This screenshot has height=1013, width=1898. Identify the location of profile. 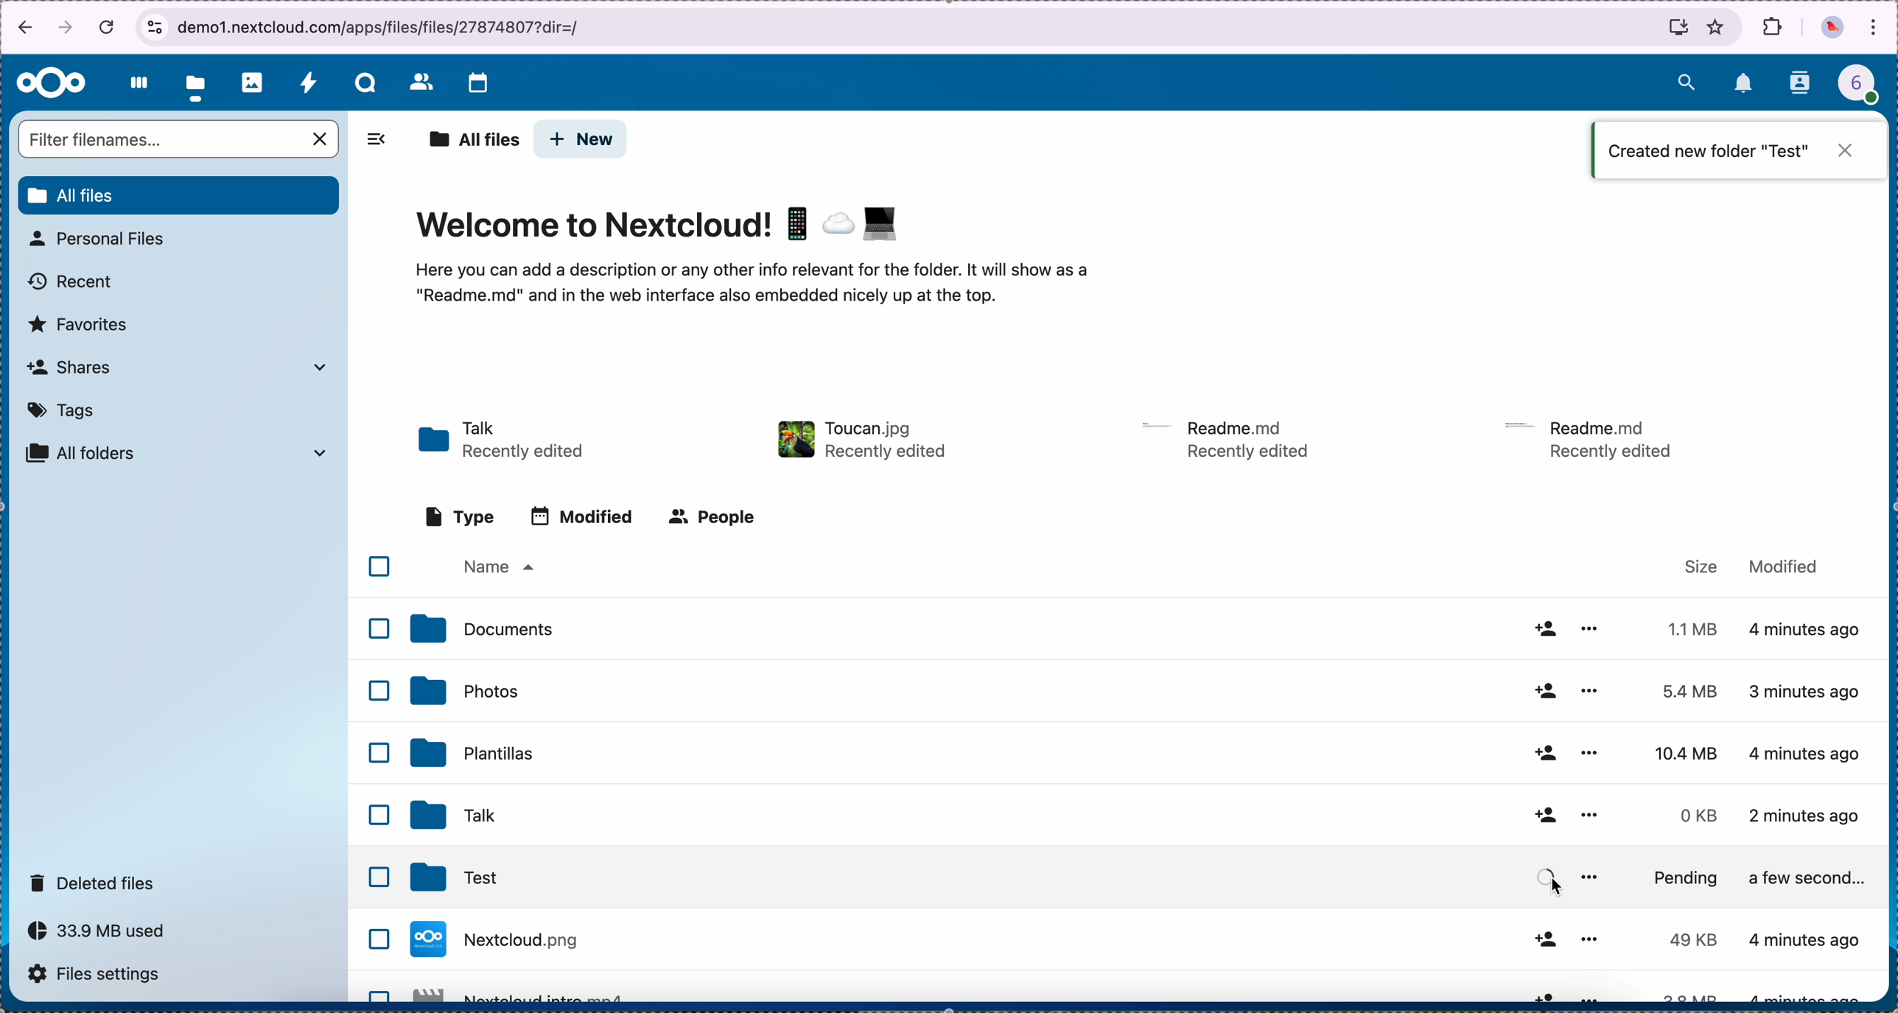
(1867, 88).